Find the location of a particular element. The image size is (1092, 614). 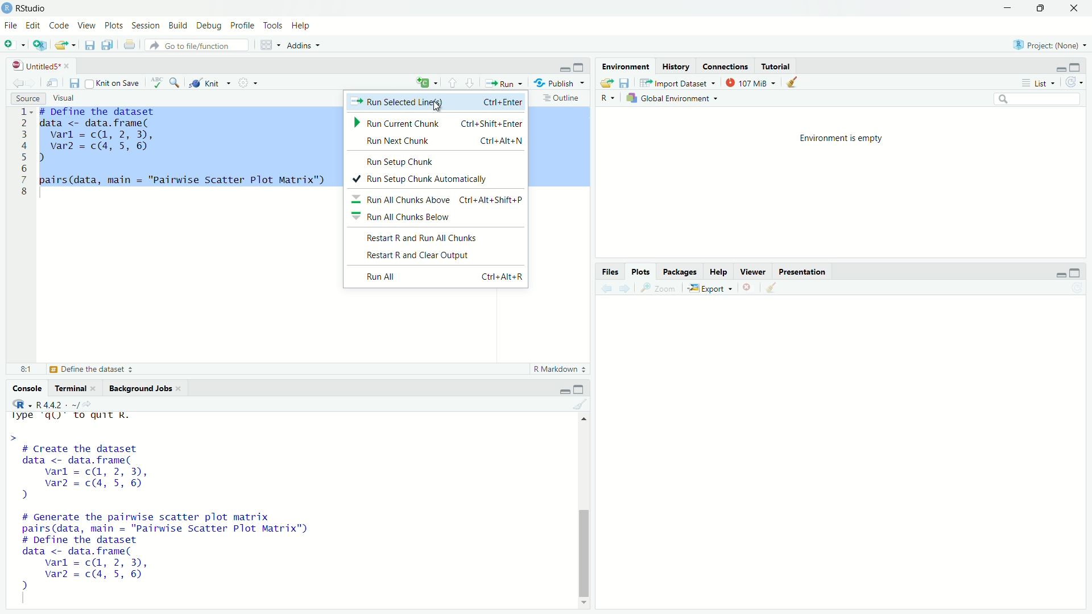

Restart R and Clear Output is located at coordinates (440, 258).